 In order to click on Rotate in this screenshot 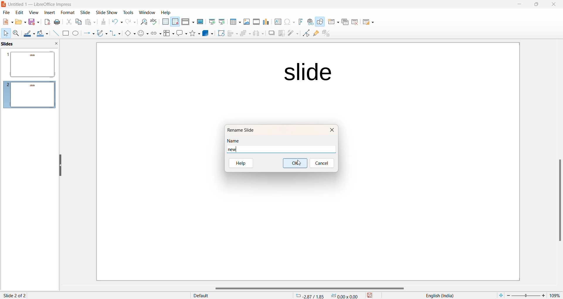, I will do `click(220, 34)`.